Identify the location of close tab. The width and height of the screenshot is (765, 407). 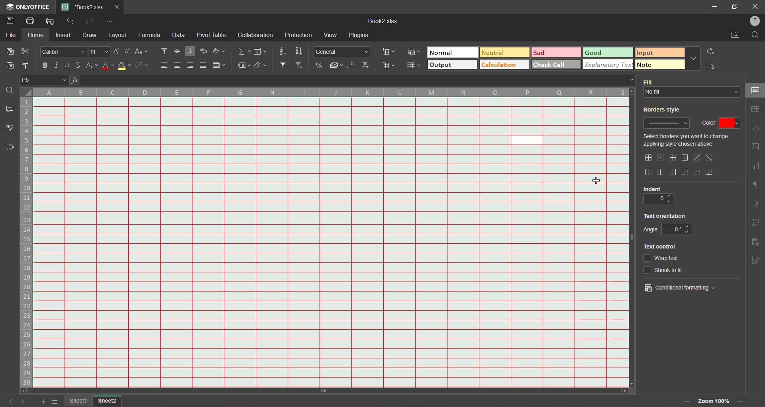
(116, 6).